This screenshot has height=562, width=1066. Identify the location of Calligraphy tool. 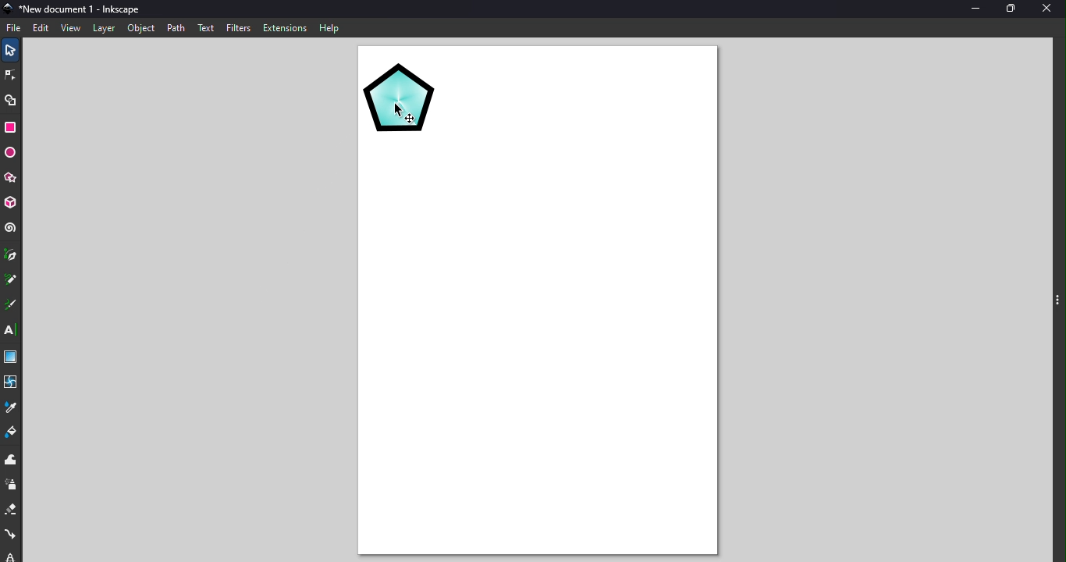
(10, 304).